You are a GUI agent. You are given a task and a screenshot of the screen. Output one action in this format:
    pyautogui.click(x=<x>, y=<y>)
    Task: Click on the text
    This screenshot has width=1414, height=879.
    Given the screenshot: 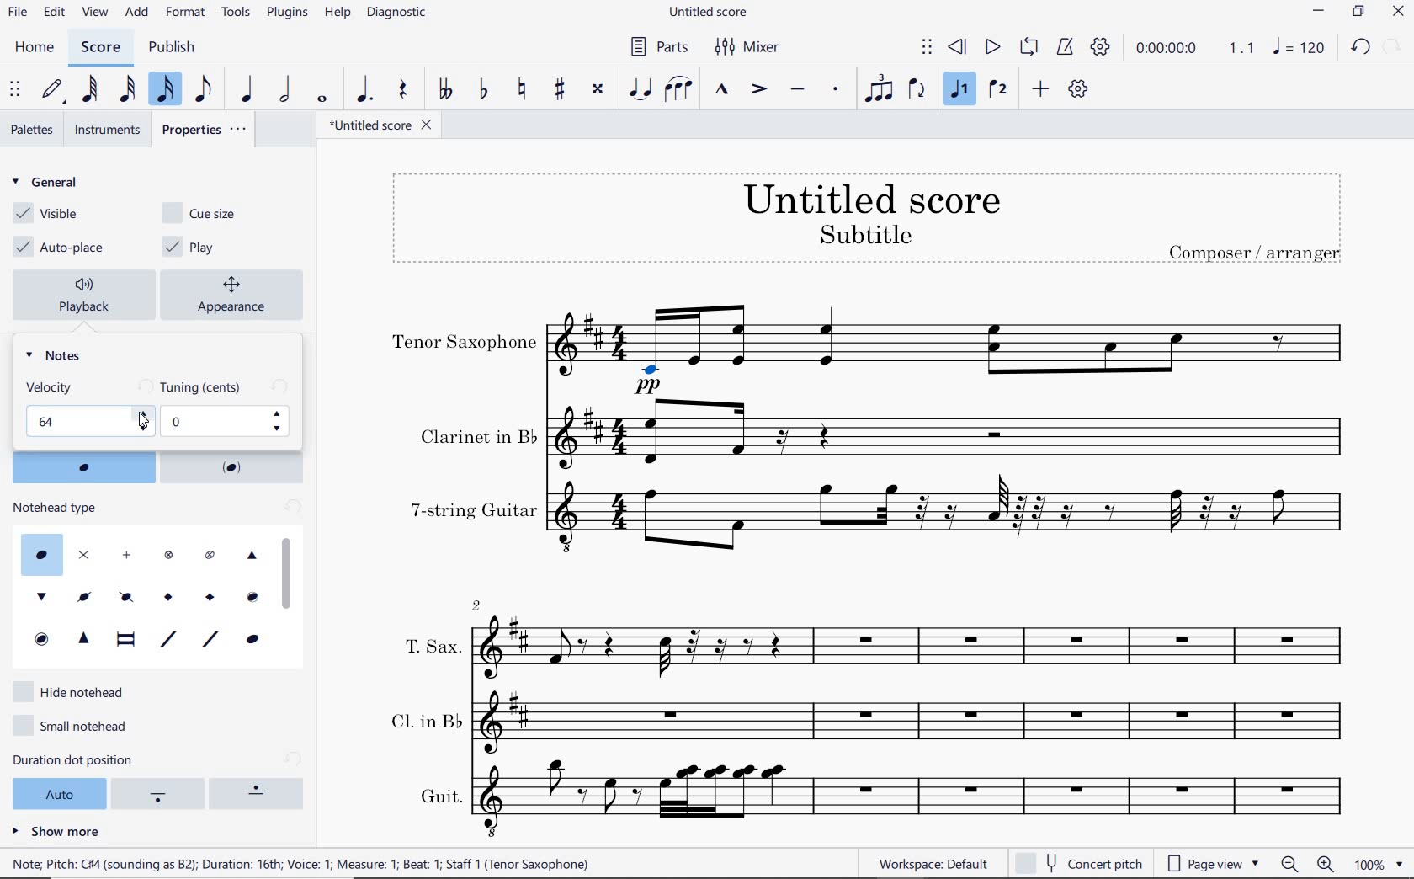 What is the action you would take?
    pyautogui.click(x=476, y=436)
    